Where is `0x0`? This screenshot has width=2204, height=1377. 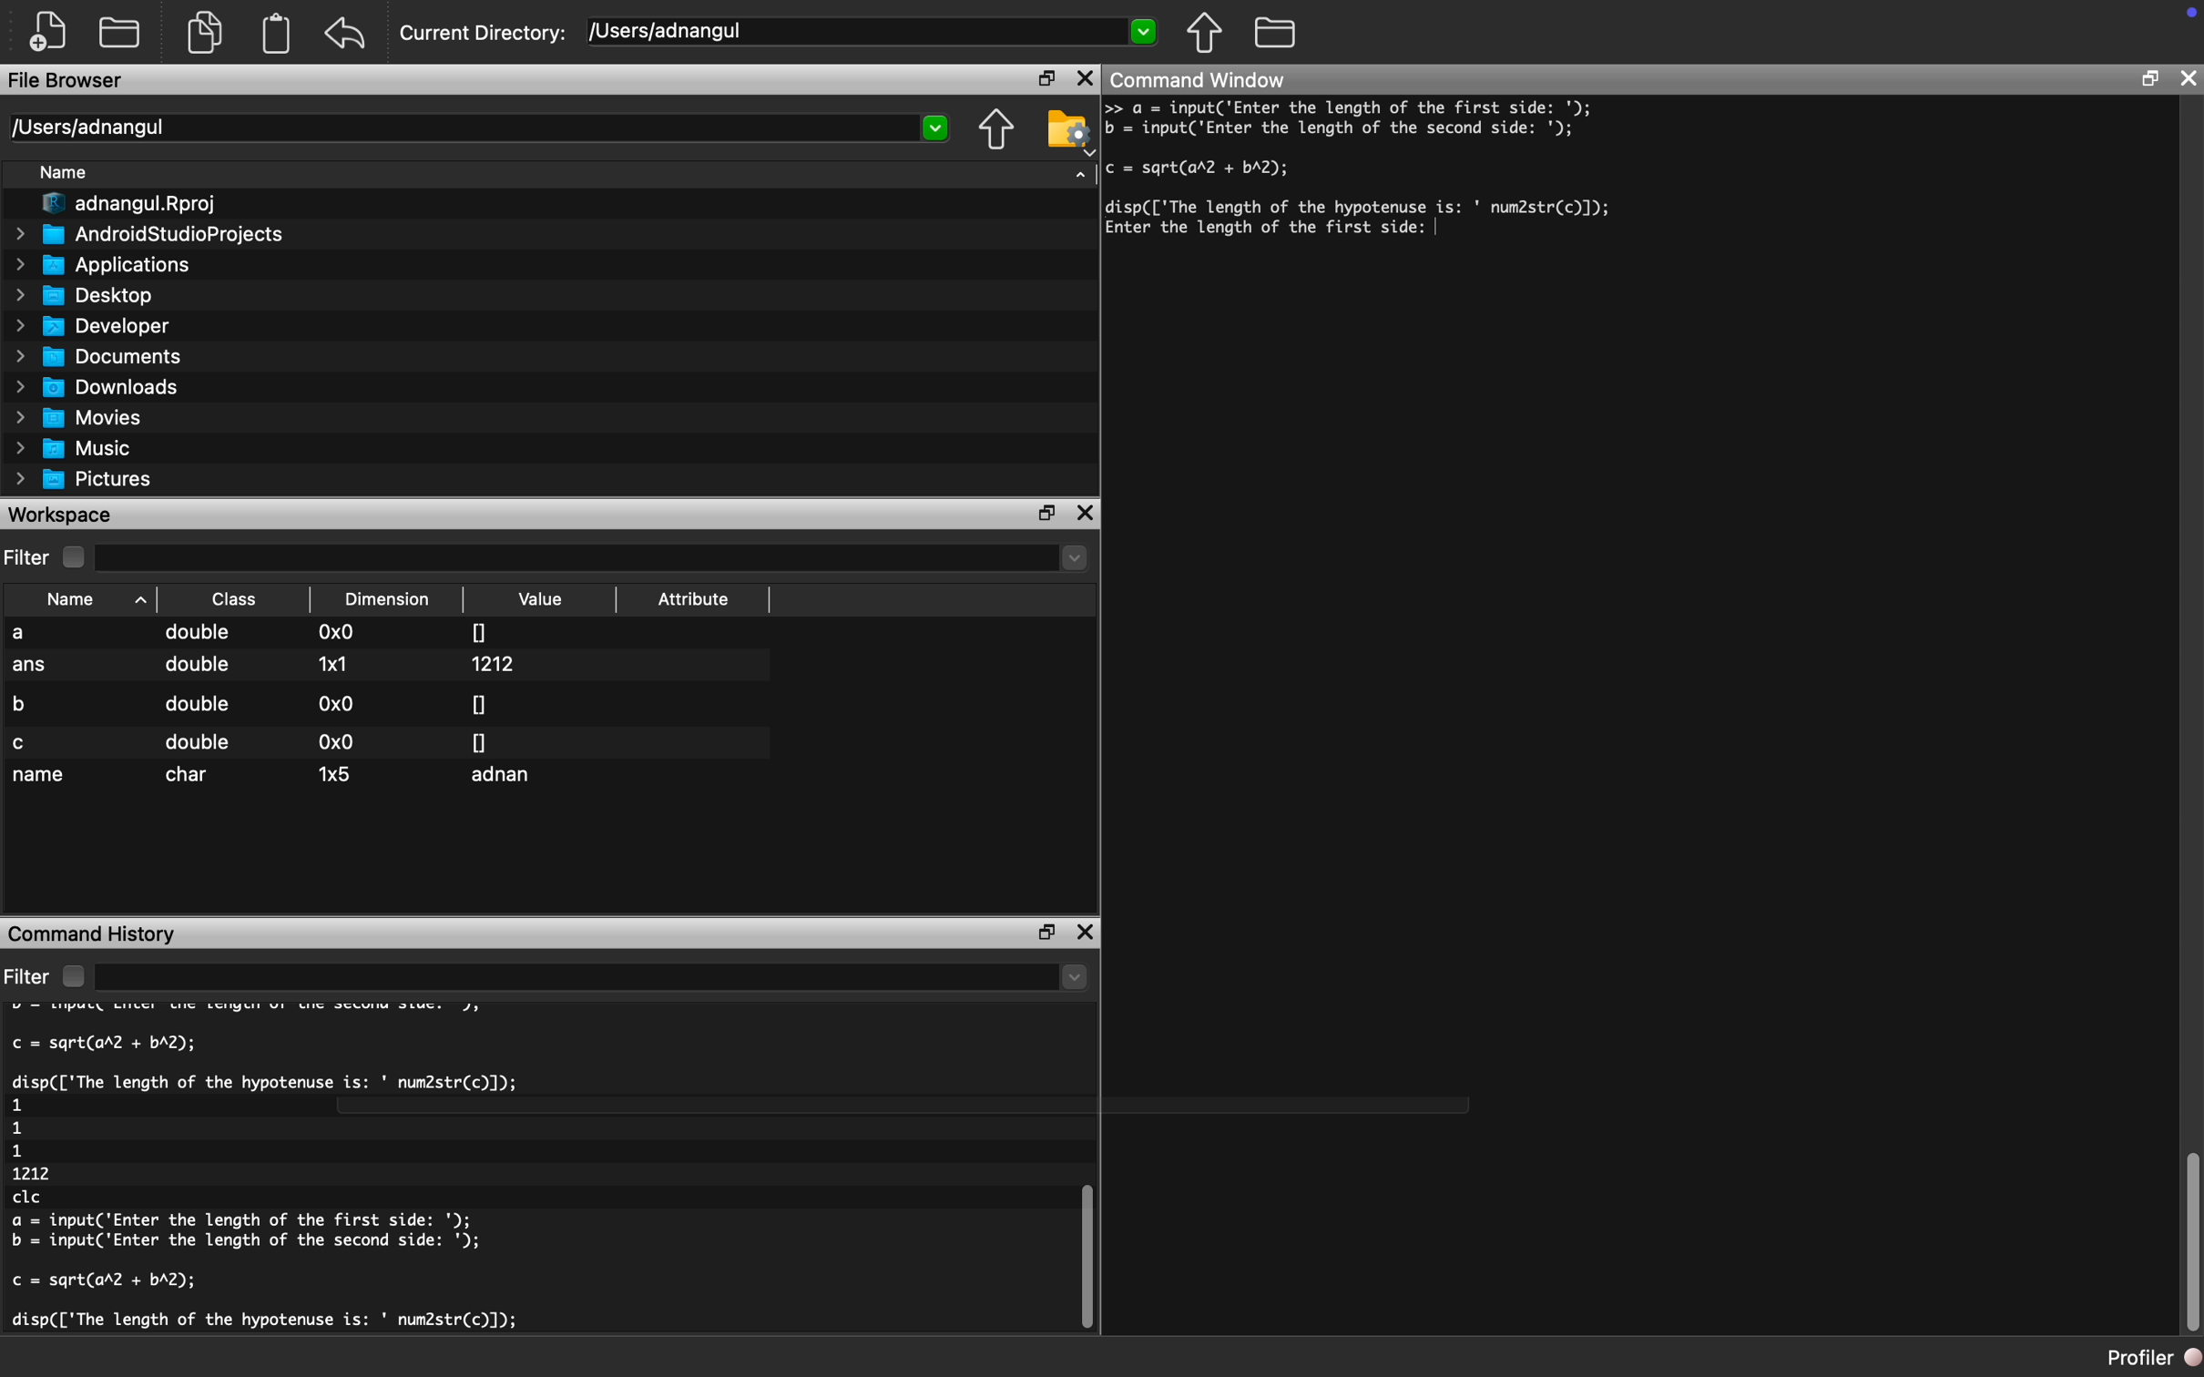 0x0 is located at coordinates (338, 703).